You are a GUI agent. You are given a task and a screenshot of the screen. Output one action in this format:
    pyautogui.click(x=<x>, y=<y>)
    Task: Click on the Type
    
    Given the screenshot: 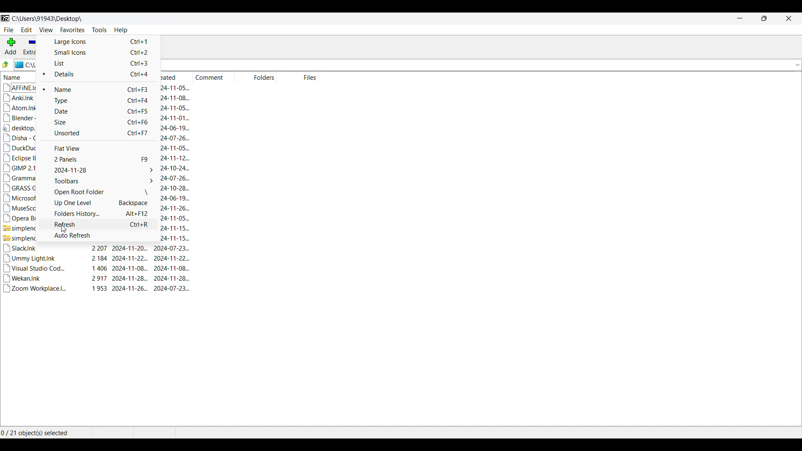 What is the action you would take?
    pyautogui.click(x=97, y=101)
    